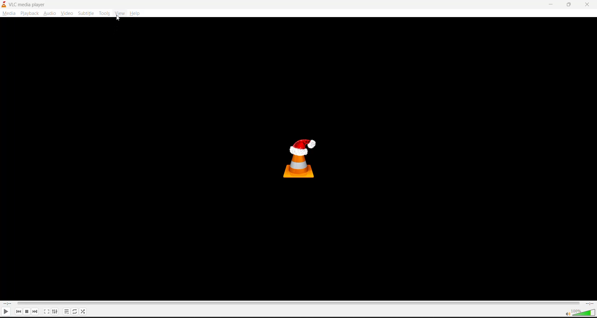  What do you see at coordinates (30, 14) in the screenshot?
I see `playback` at bounding box center [30, 14].